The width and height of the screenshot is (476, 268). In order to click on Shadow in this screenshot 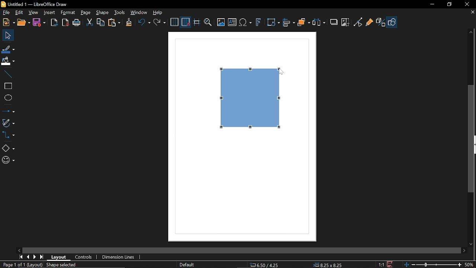, I will do `click(334, 23)`.